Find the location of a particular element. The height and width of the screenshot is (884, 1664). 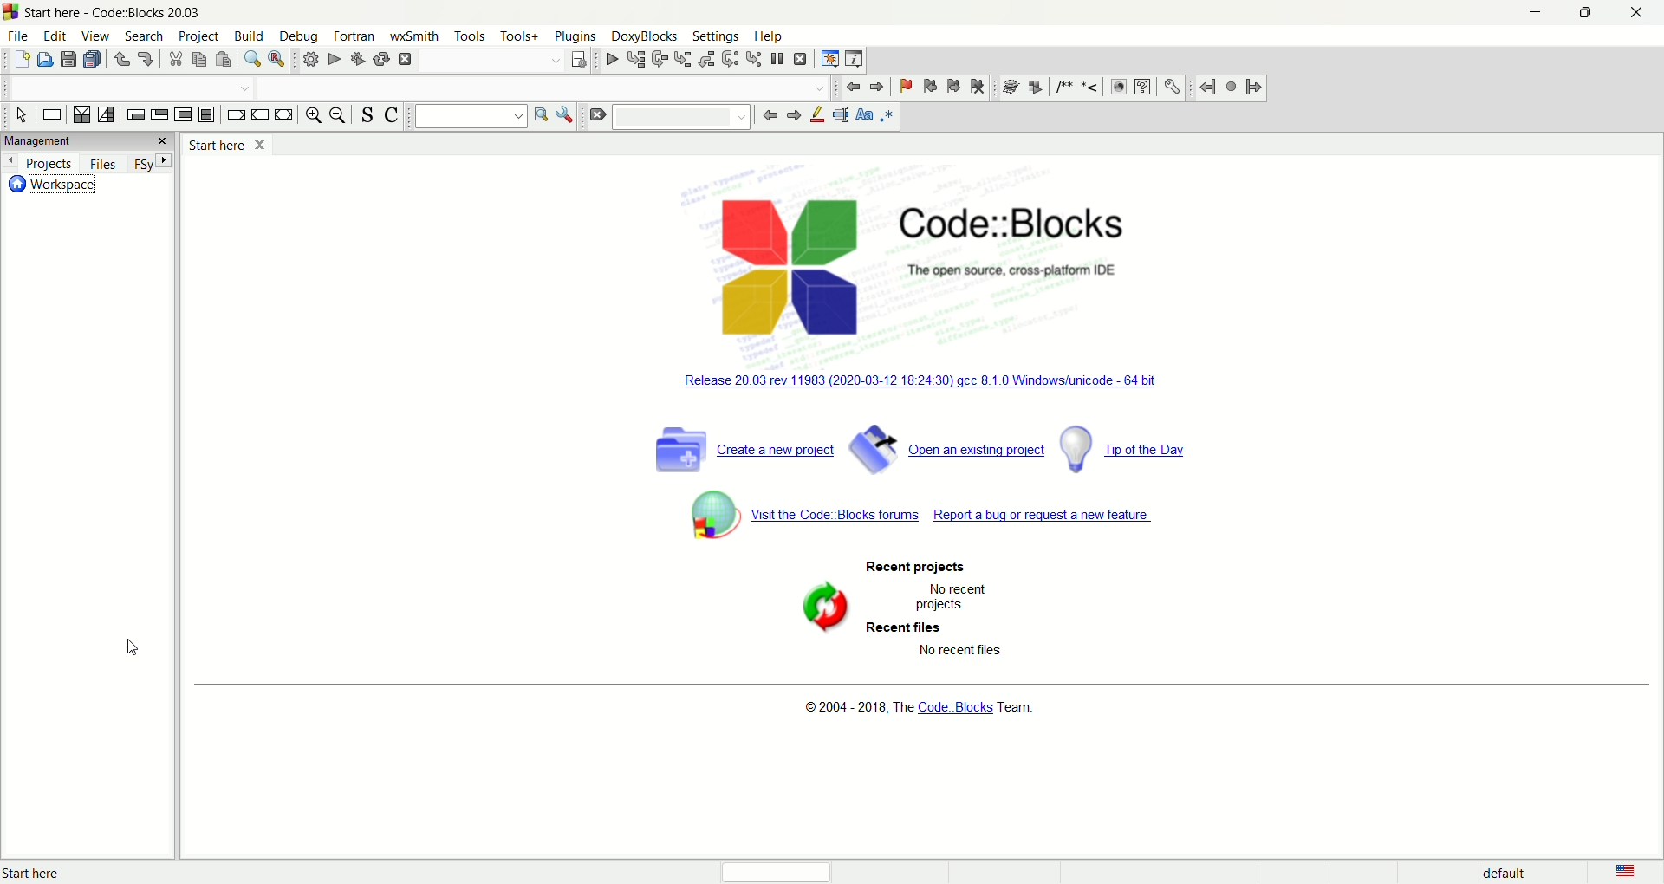

copy is located at coordinates (197, 58).